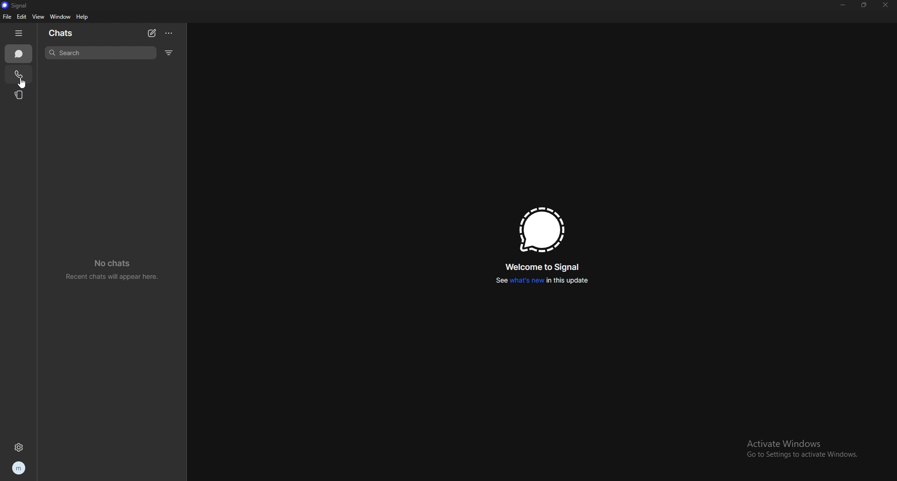  What do you see at coordinates (542, 281) in the screenshot?
I see `see whats new in this update` at bounding box center [542, 281].